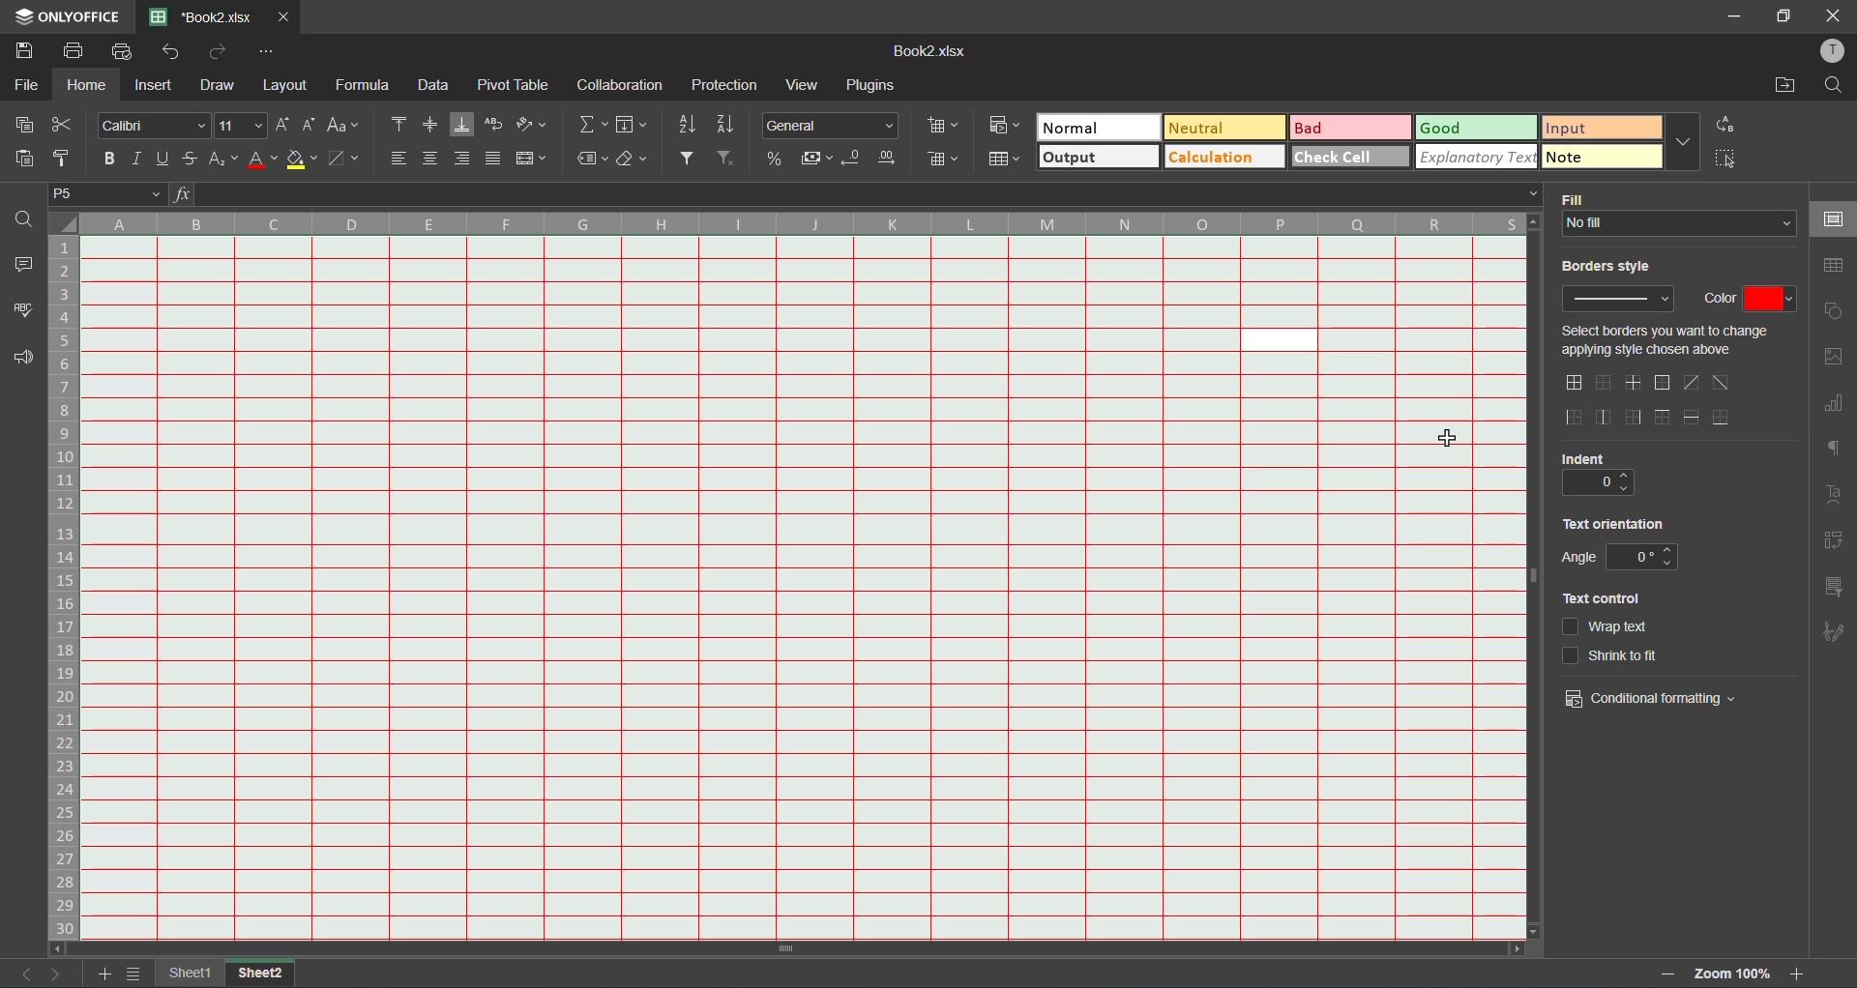  I want to click on column names, so click(811, 221).